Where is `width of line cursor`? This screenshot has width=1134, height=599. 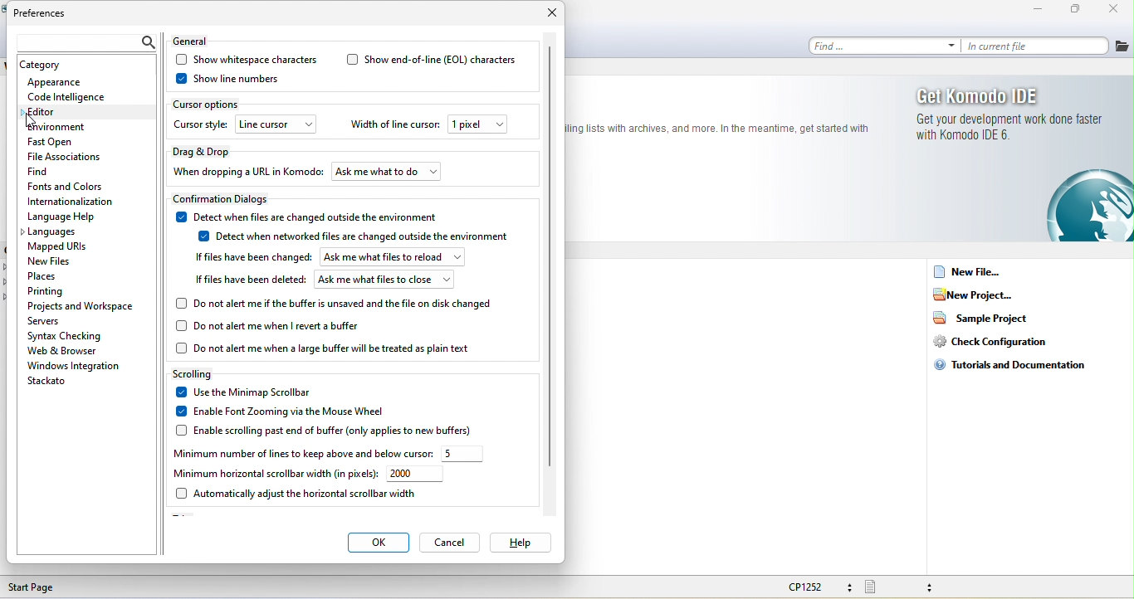 width of line cursor is located at coordinates (393, 126).